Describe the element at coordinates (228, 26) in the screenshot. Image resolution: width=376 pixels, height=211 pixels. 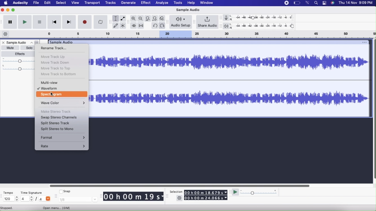
I see `Playback meter` at that location.